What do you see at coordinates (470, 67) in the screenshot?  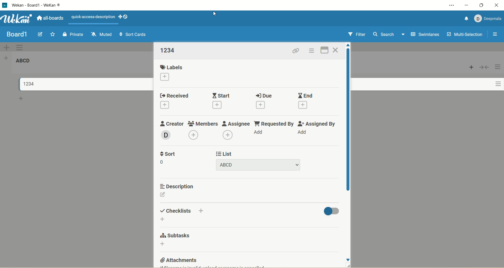 I see `add card` at bounding box center [470, 67].